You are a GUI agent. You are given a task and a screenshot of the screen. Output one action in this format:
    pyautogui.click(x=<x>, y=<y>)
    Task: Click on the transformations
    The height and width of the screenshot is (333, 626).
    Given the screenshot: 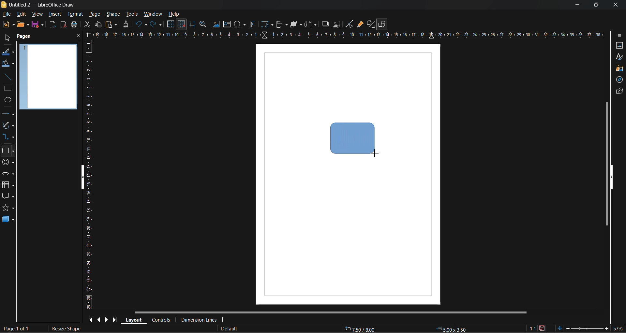 What is the action you would take?
    pyautogui.click(x=267, y=24)
    